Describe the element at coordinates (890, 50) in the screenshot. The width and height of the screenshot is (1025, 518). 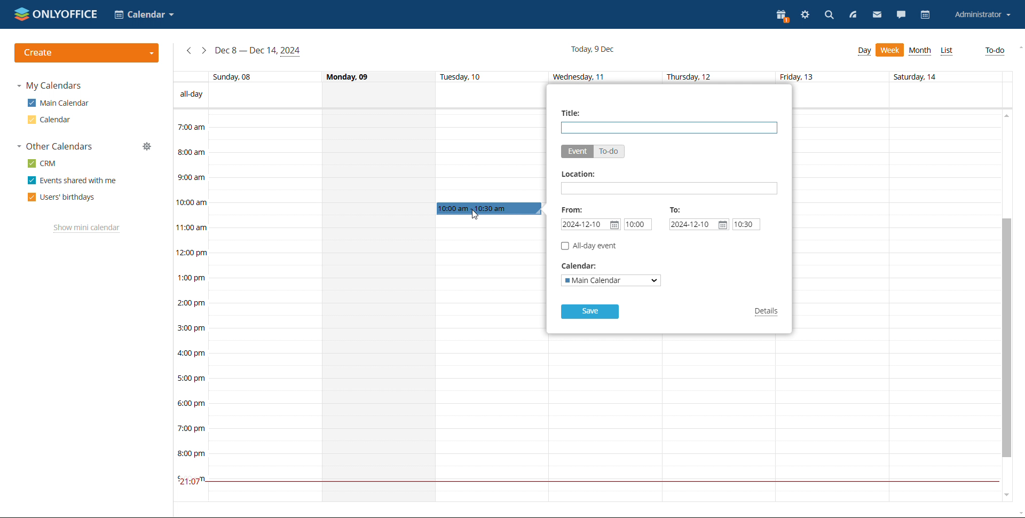
I see `week view` at that location.